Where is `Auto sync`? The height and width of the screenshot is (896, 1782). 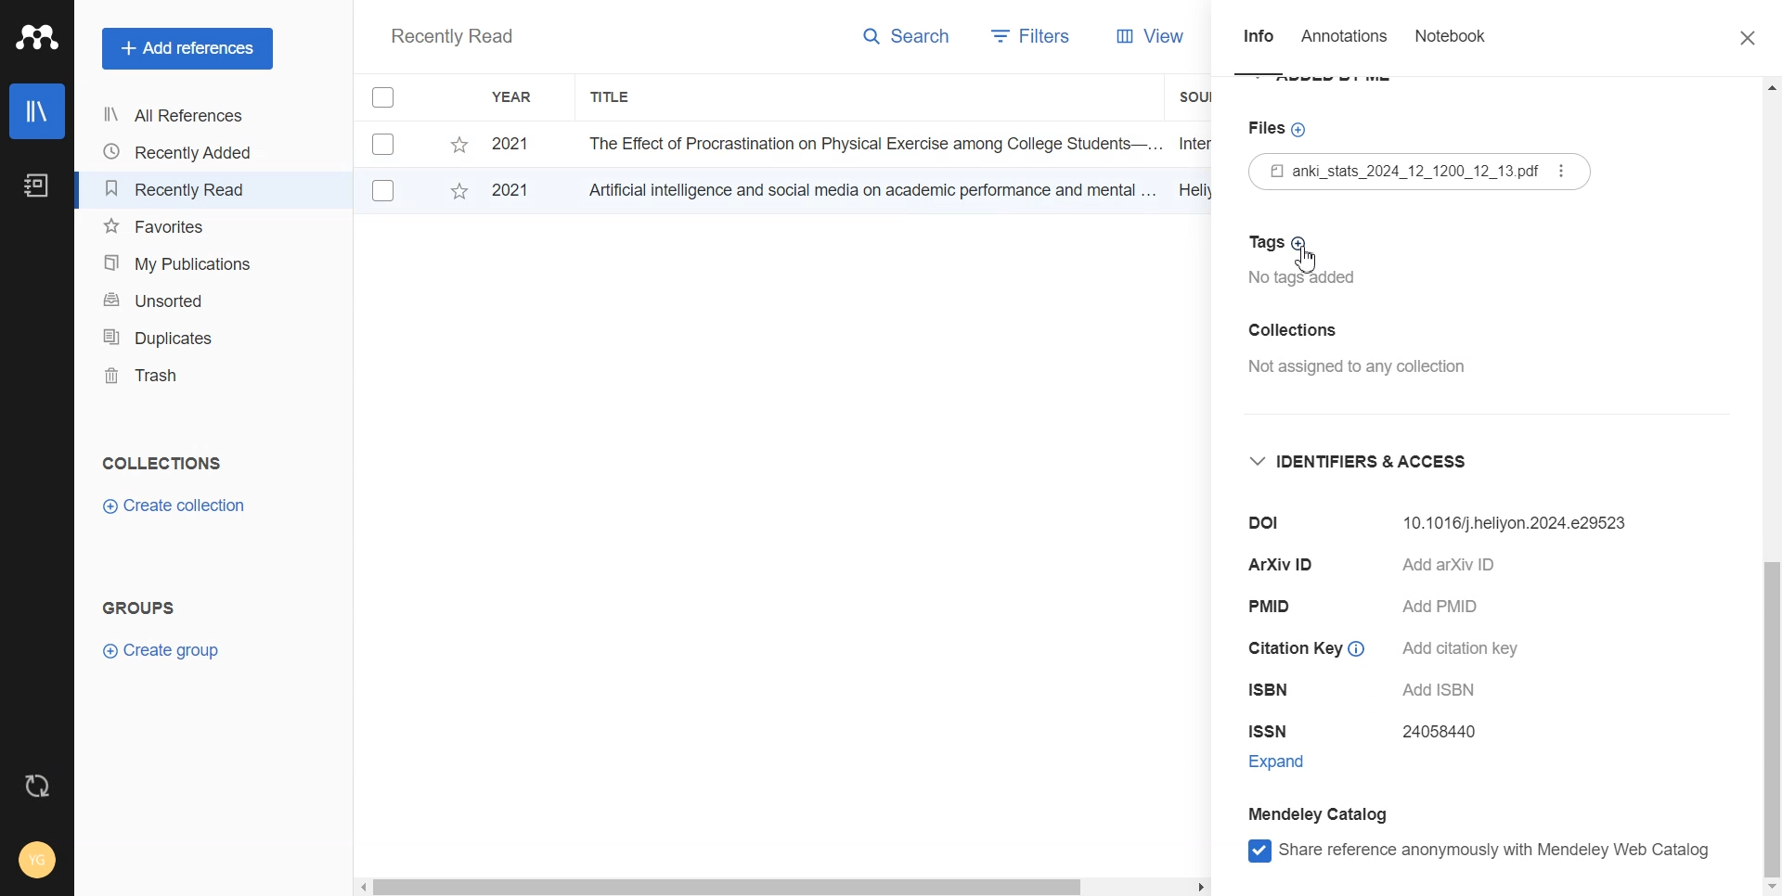 Auto sync is located at coordinates (34, 786).